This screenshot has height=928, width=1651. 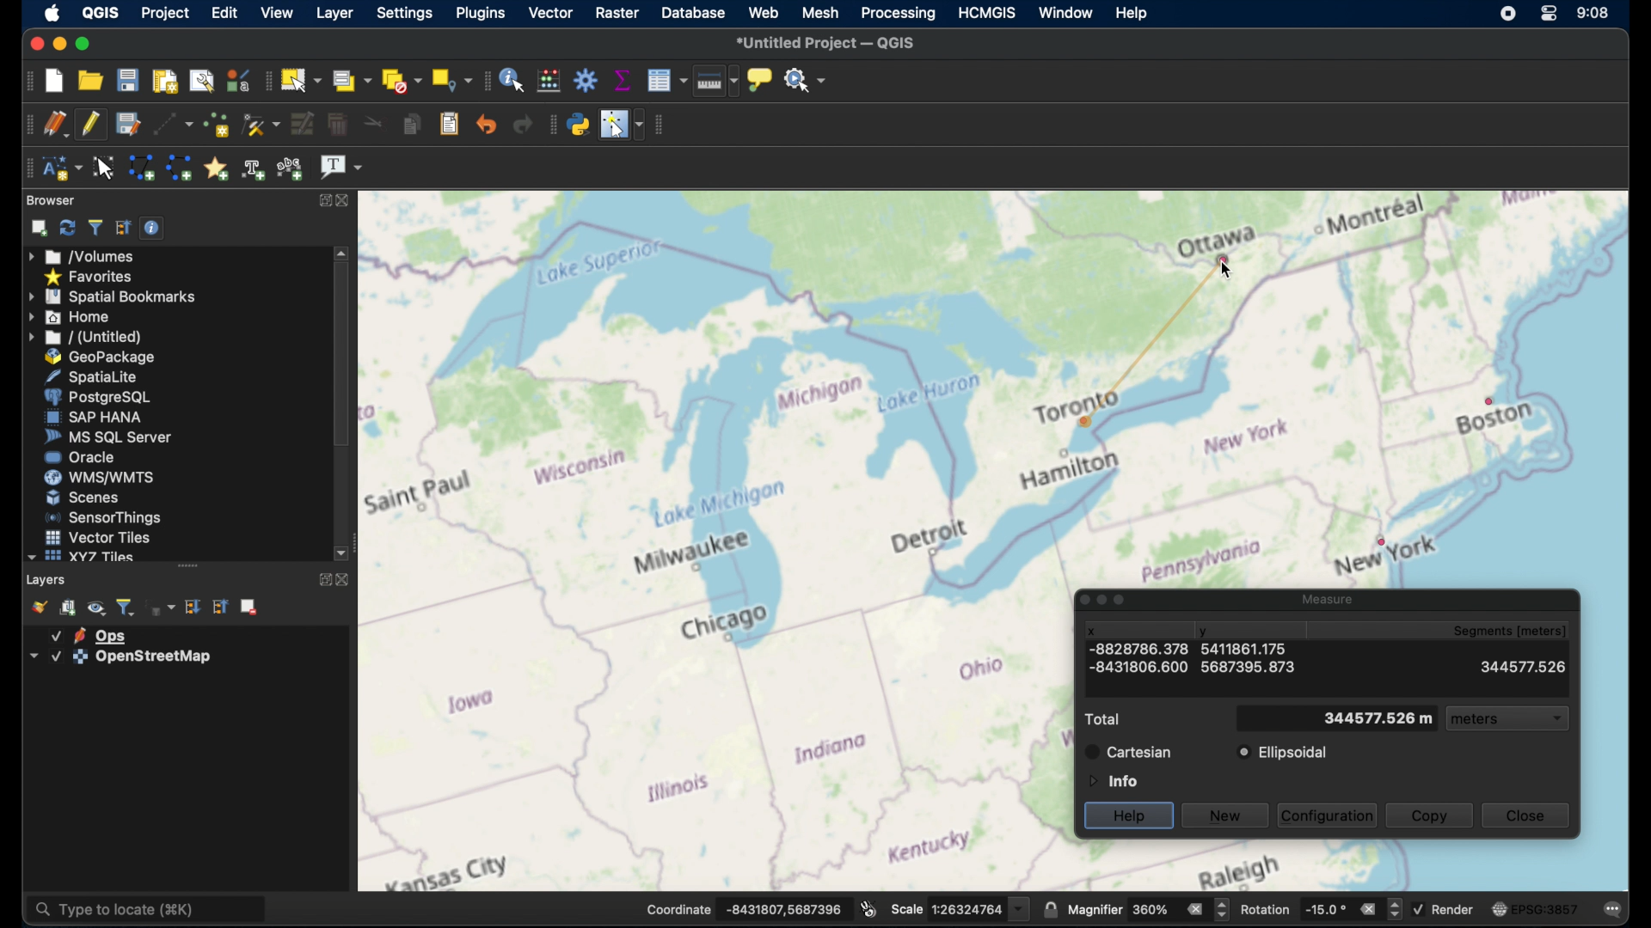 What do you see at coordinates (667, 82) in the screenshot?
I see `open attribute table` at bounding box center [667, 82].